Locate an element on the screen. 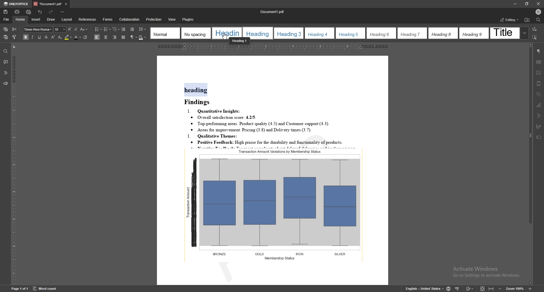  heading is located at coordinates (6, 73).